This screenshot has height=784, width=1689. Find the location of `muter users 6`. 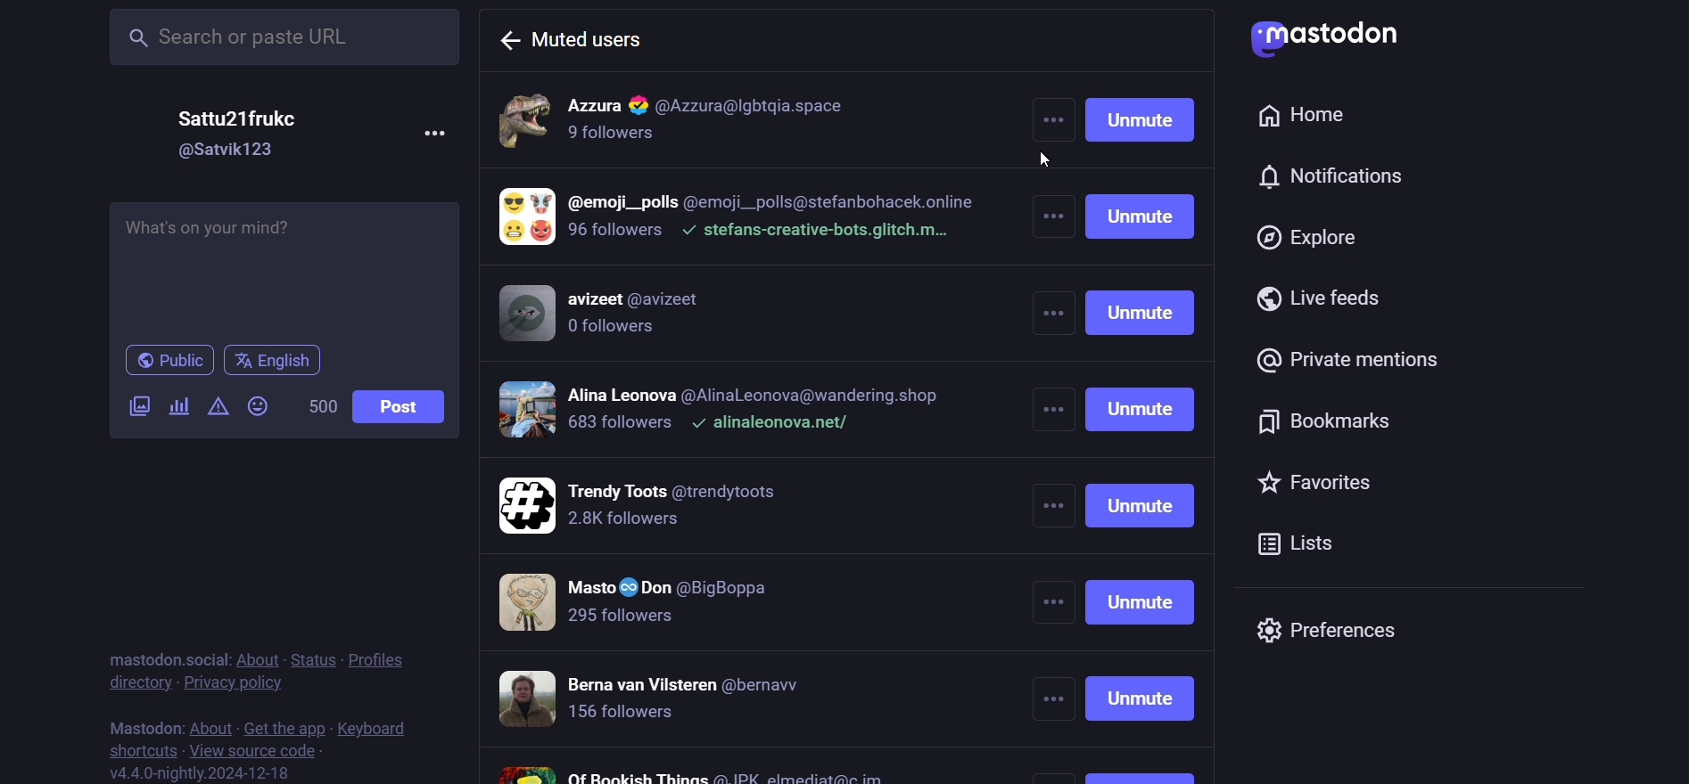

muter users 6 is located at coordinates (653, 602).